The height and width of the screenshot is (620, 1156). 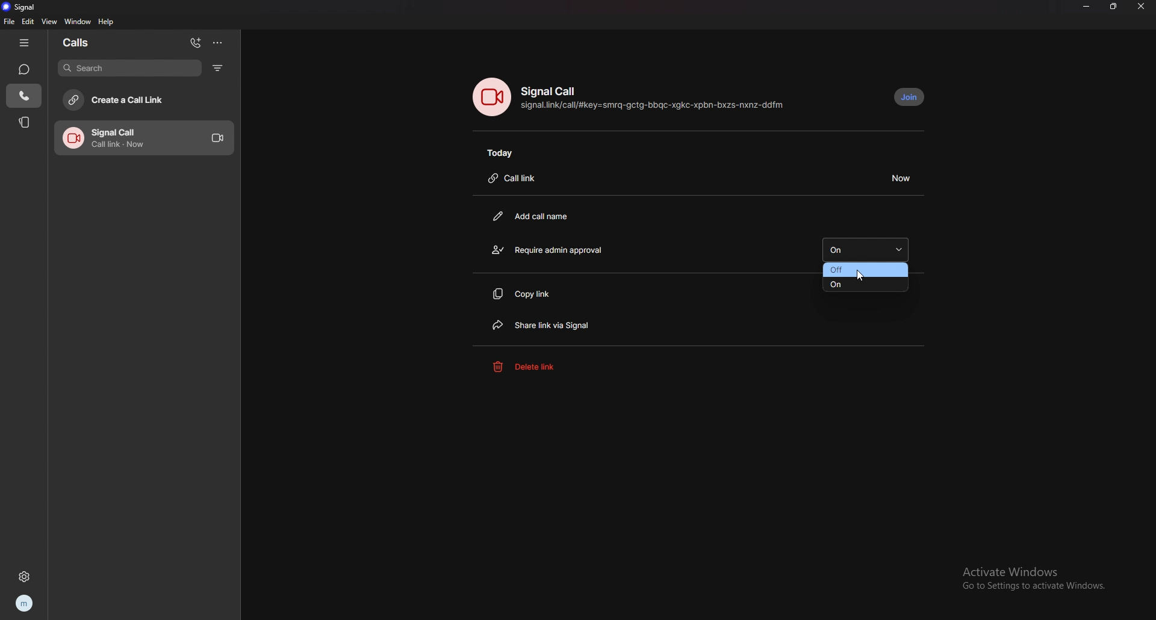 I want to click on delete link, so click(x=542, y=366).